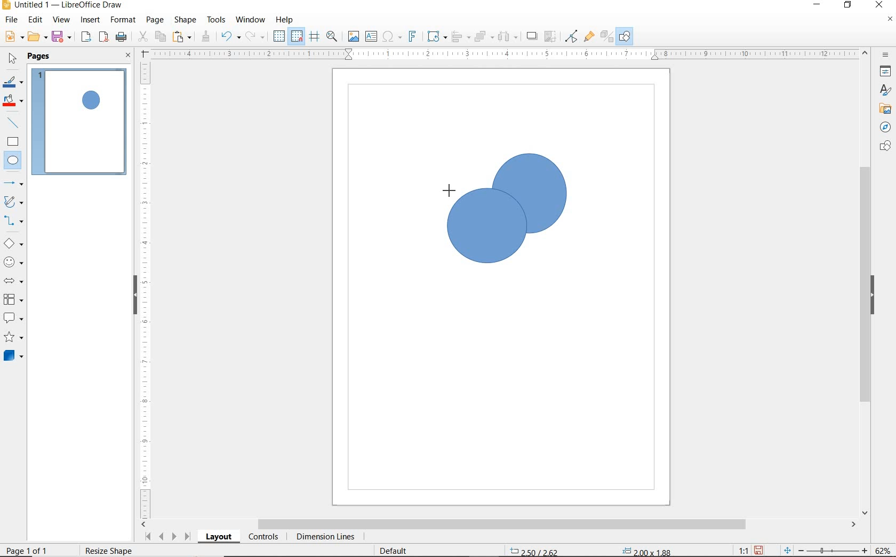 Image resolution: width=896 pixels, height=557 pixels. What do you see at coordinates (572, 36) in the screenshot?
I see `TOGGLE POINT EDIT MODE` at bounding box center [572, 36].